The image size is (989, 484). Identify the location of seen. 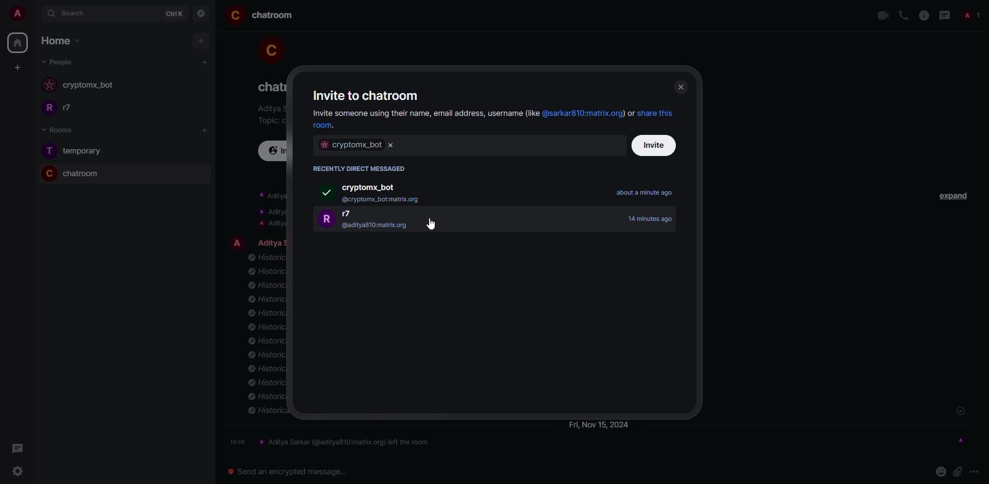
(961, 439).